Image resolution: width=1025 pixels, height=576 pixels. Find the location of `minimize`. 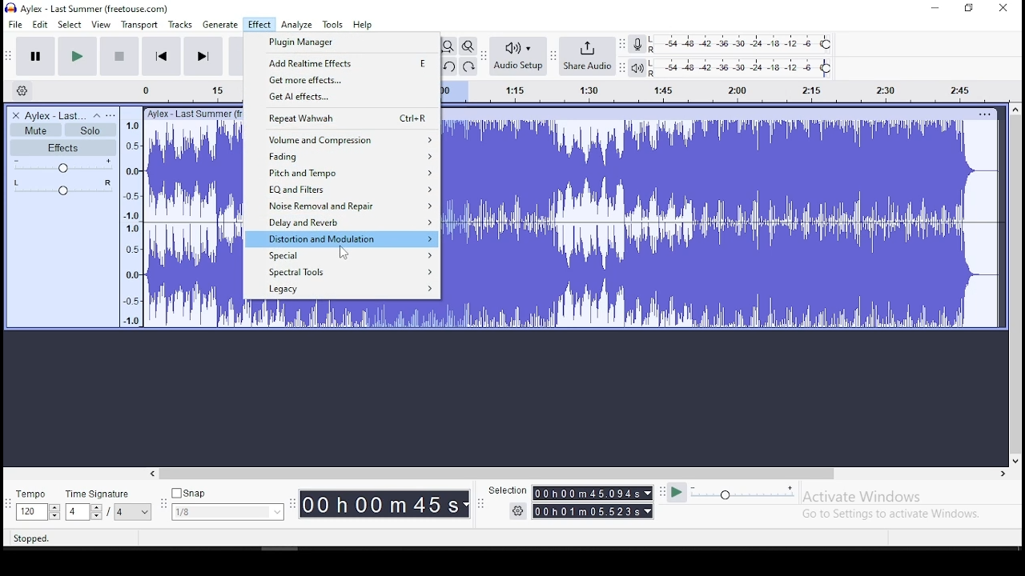

minimize is located at coordinates (935, 8).